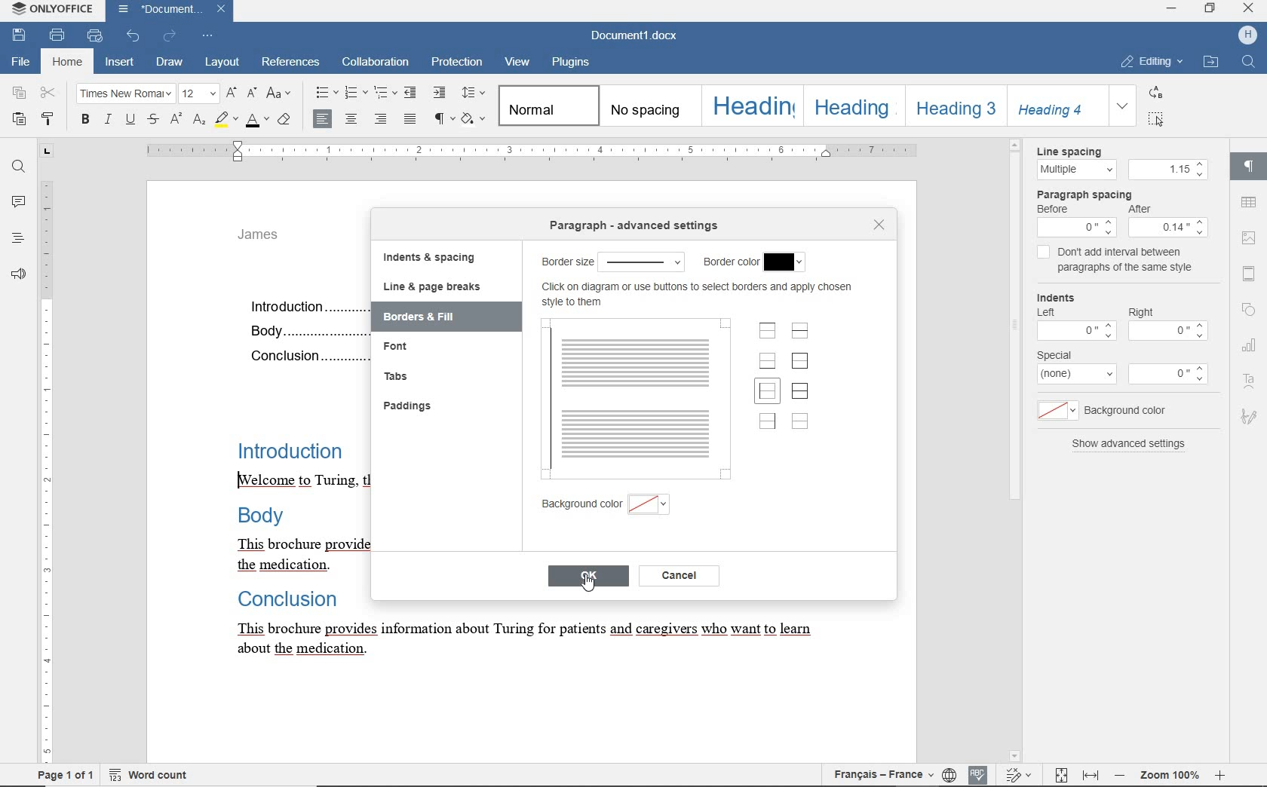 This screenshot has height=787, width=1267. I want to click on indents, so click(1063, 296).